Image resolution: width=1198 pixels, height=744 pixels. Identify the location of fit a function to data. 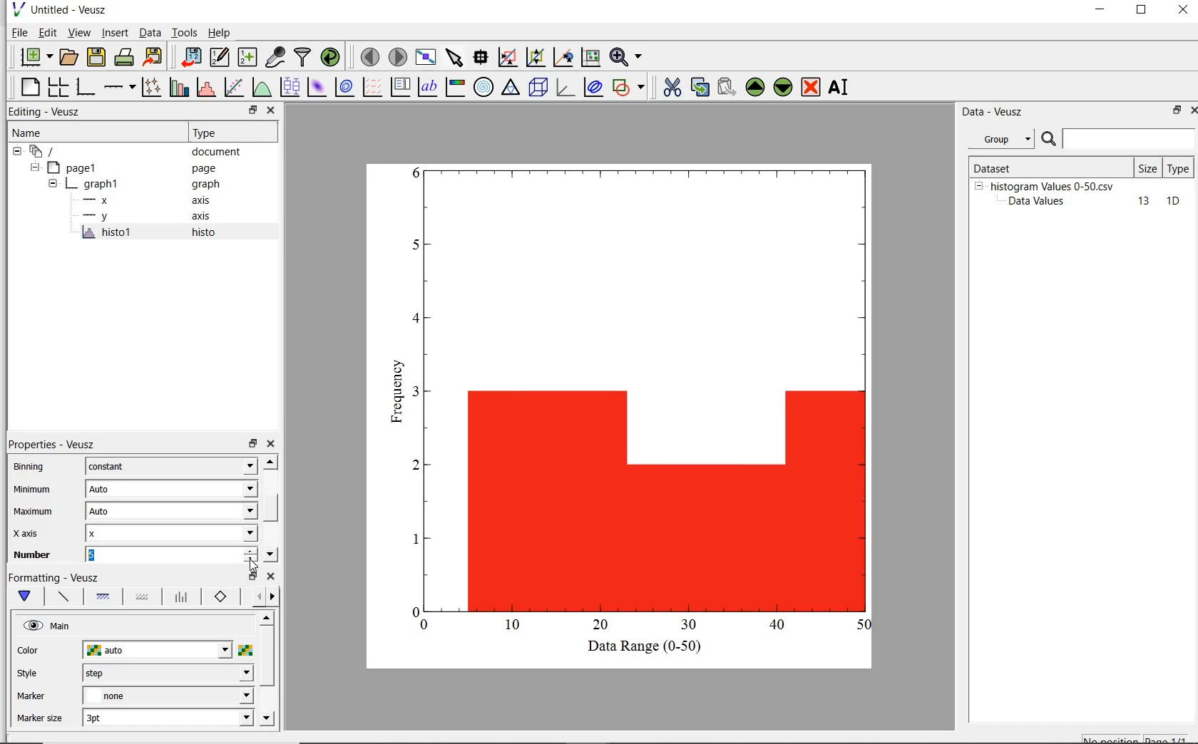
(235, 86).